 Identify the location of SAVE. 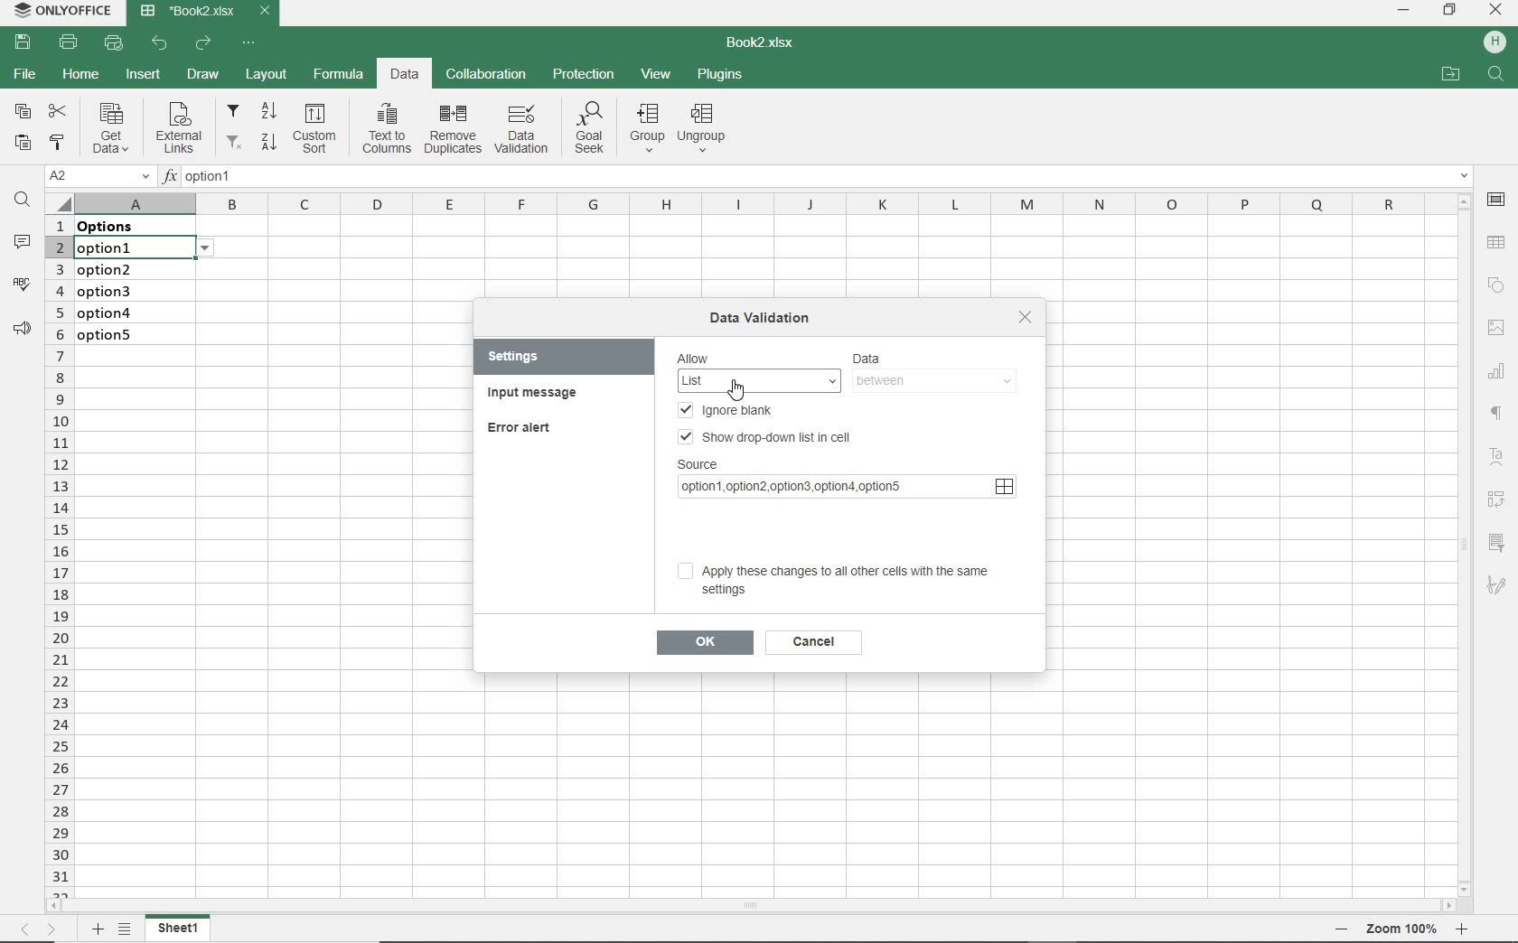
(23, 43).